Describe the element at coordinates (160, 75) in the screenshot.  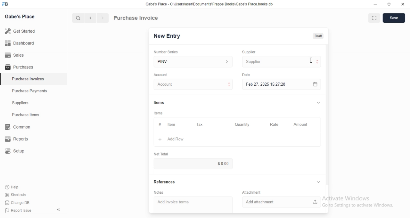
I see `Account` at that location.